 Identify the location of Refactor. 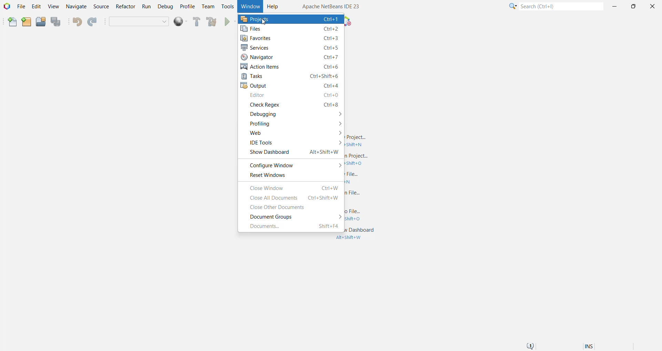
(124, 7).